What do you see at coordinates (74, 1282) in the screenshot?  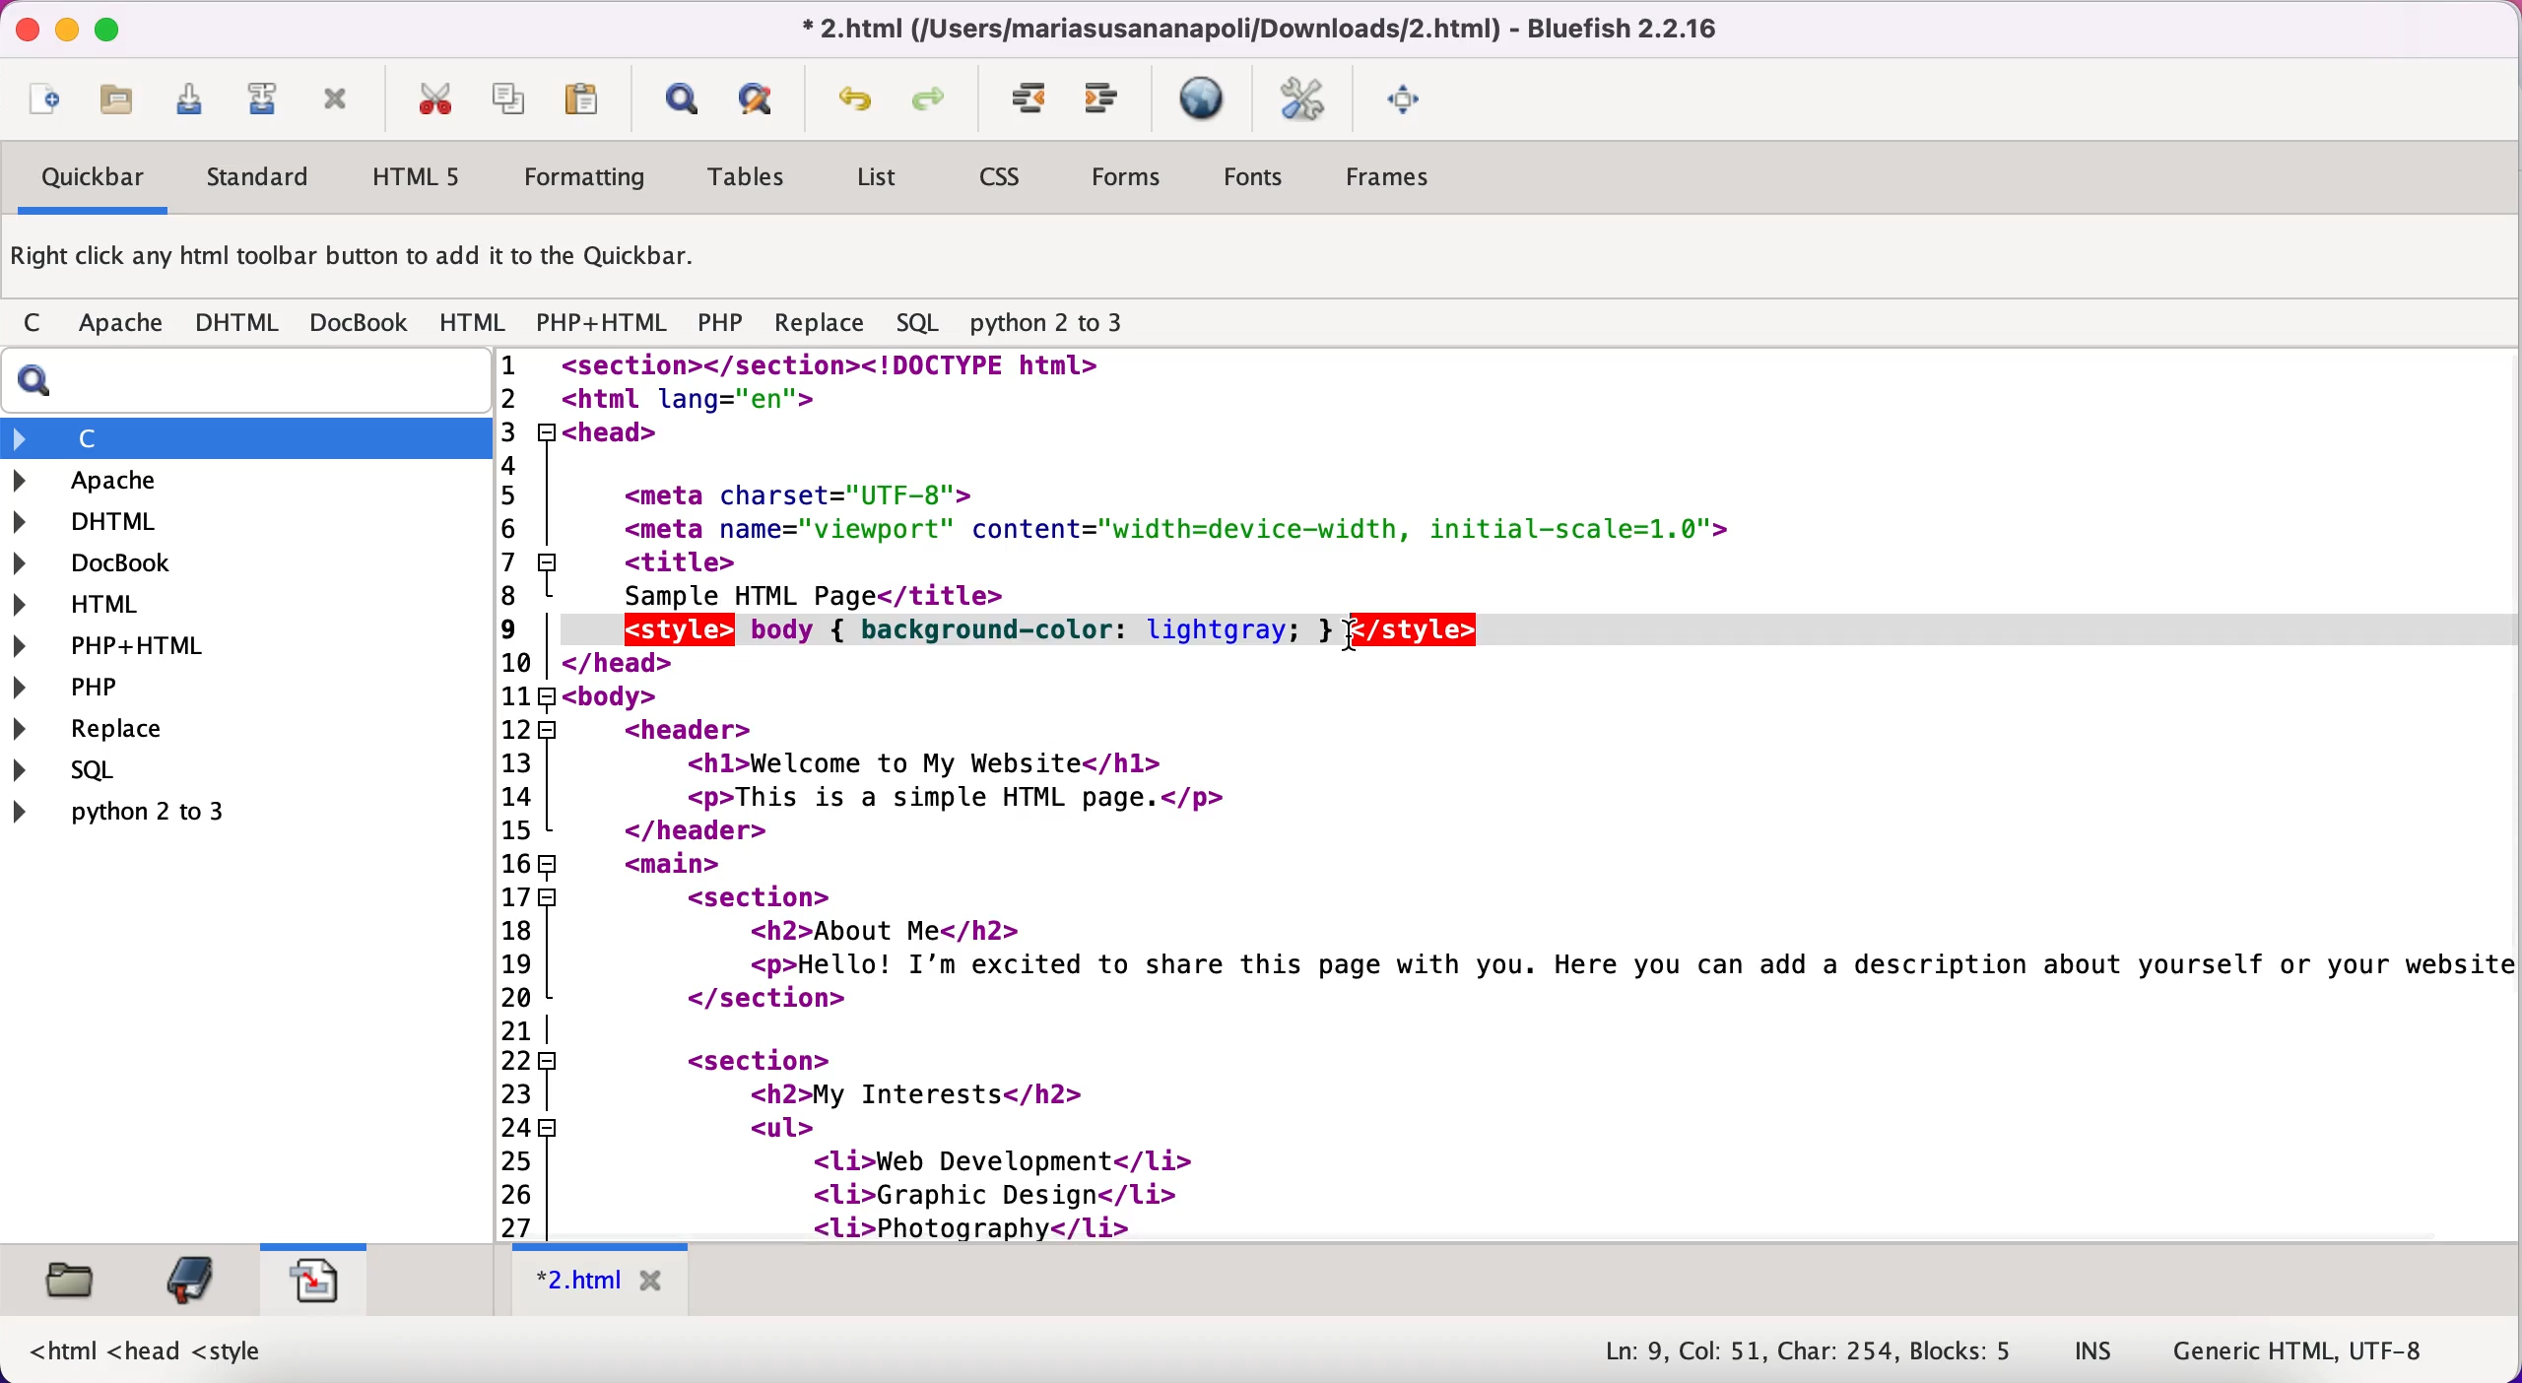 I see `filebrowser` at bounding box center [74, 1282].